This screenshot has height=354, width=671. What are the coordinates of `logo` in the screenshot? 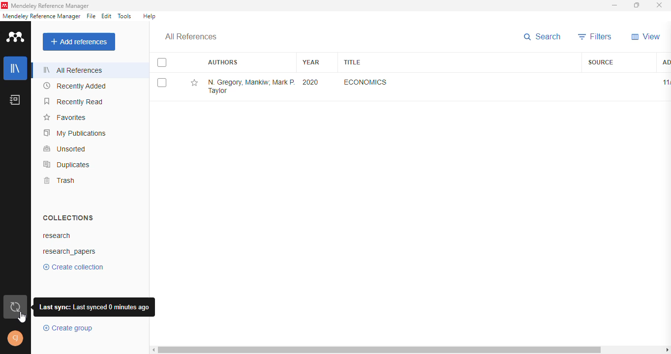 It's located at (4, 5).